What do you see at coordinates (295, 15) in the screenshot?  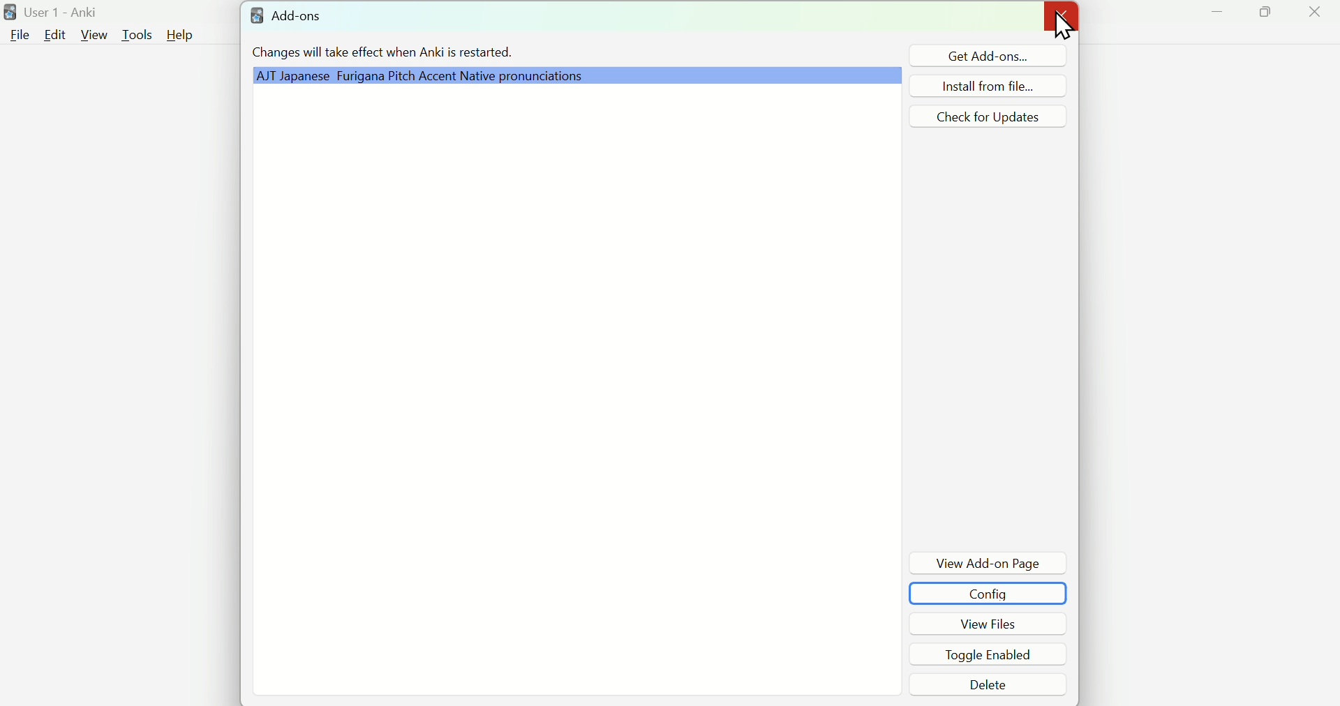 I see `Add - ons` at bounding box center [295, 15].